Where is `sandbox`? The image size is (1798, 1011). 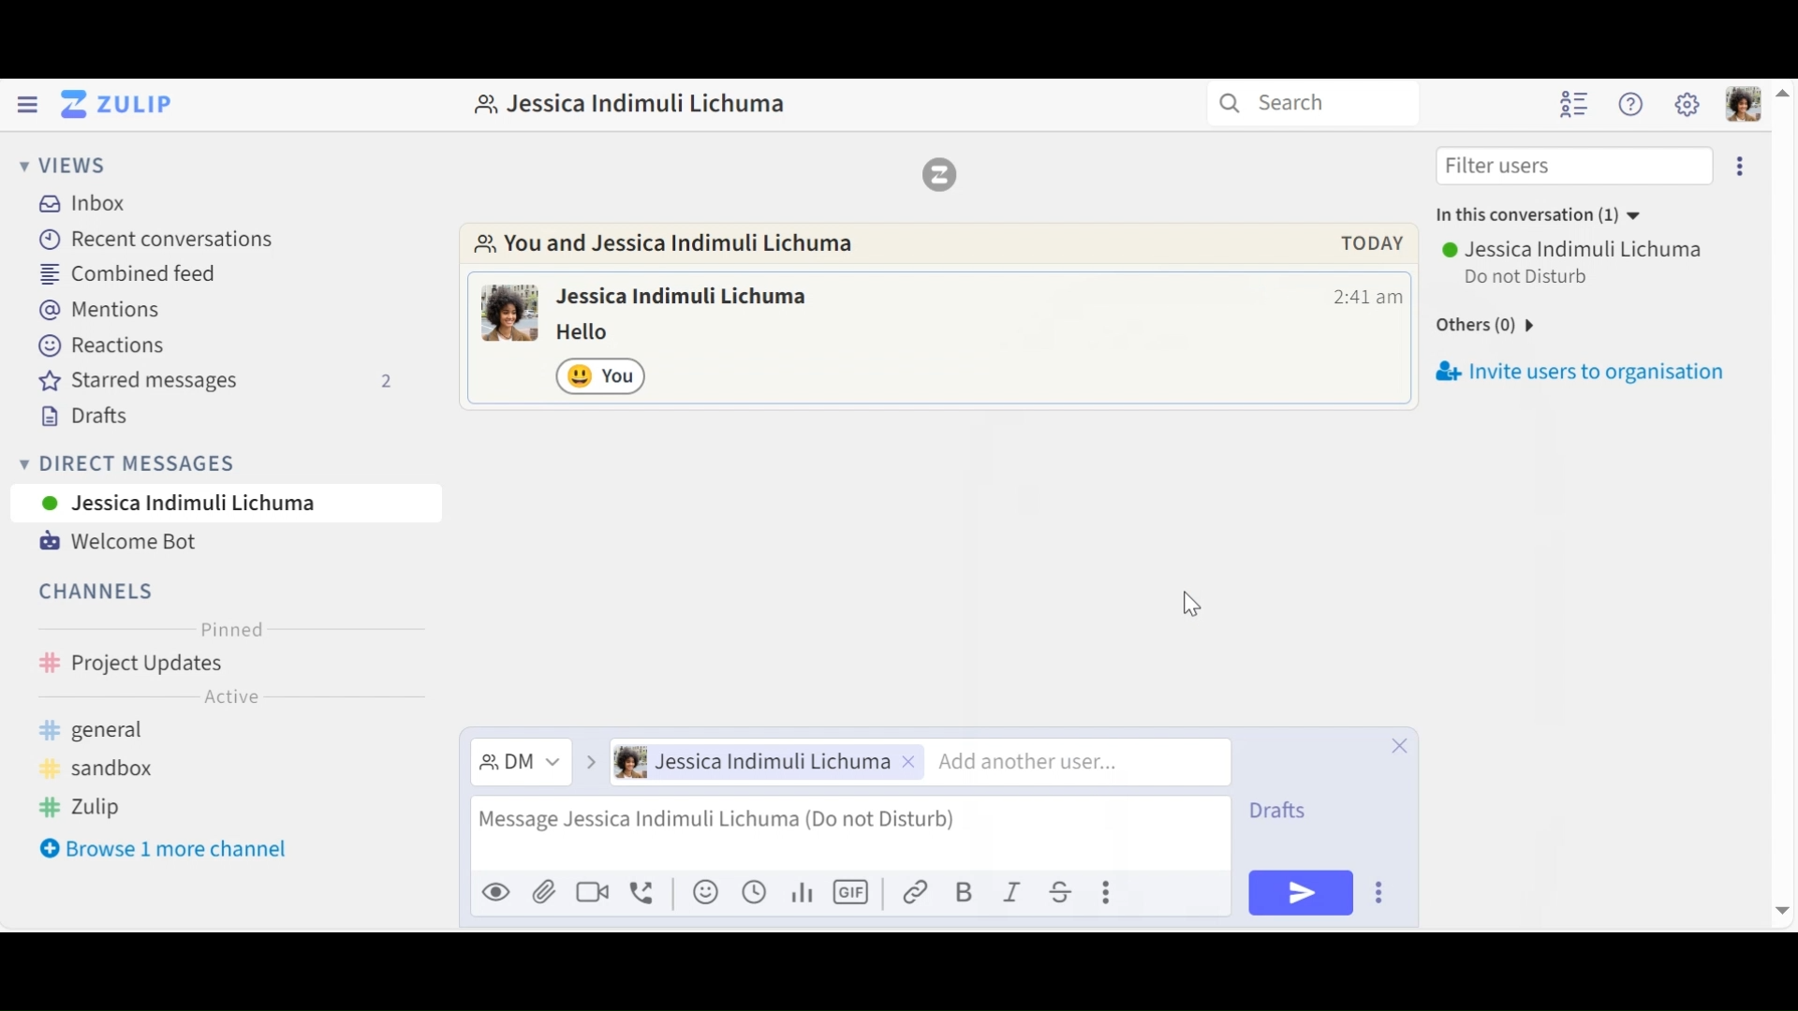
sandbox is located at coordinates (107, 769).